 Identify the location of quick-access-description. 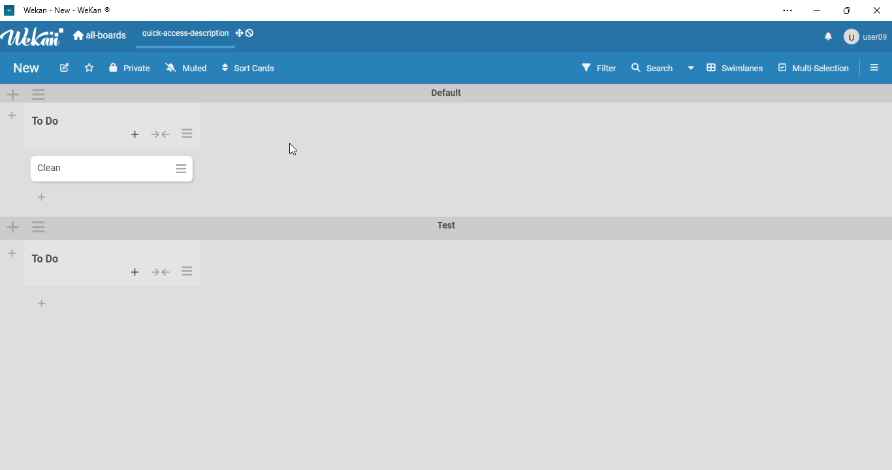
(185, 33).